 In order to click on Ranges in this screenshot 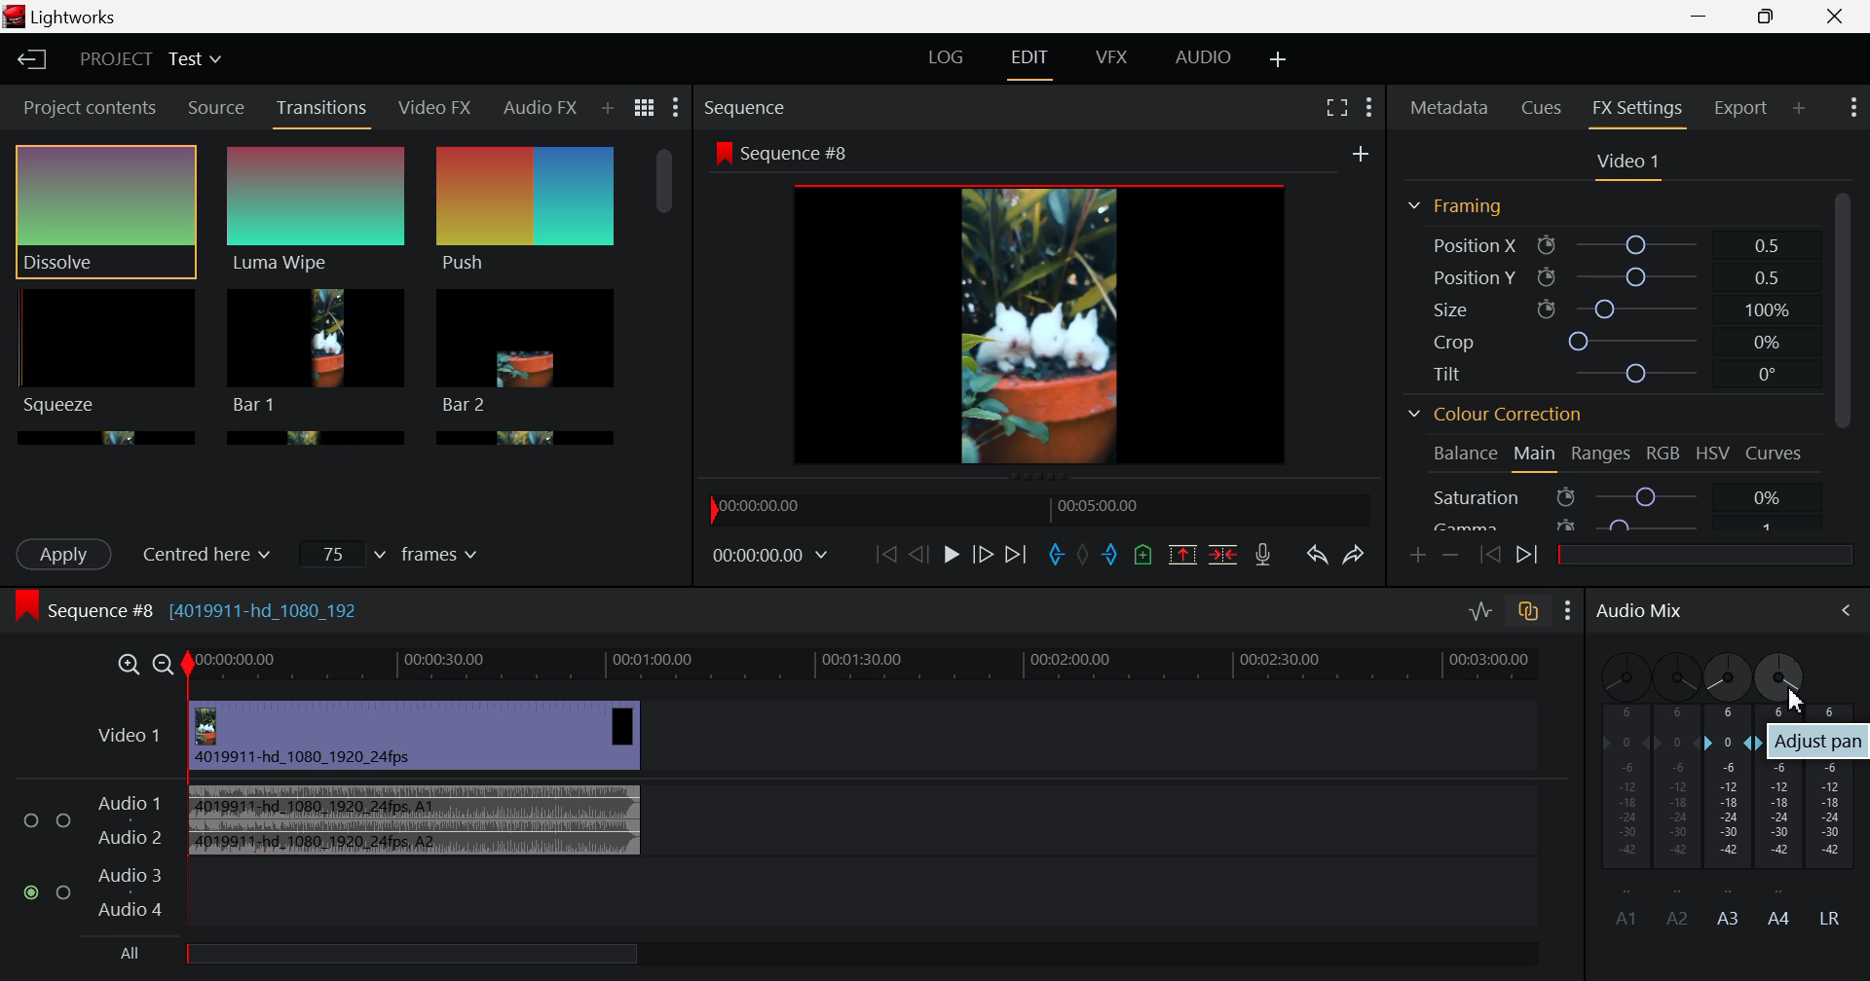, I will do `click(1601, 454)`.